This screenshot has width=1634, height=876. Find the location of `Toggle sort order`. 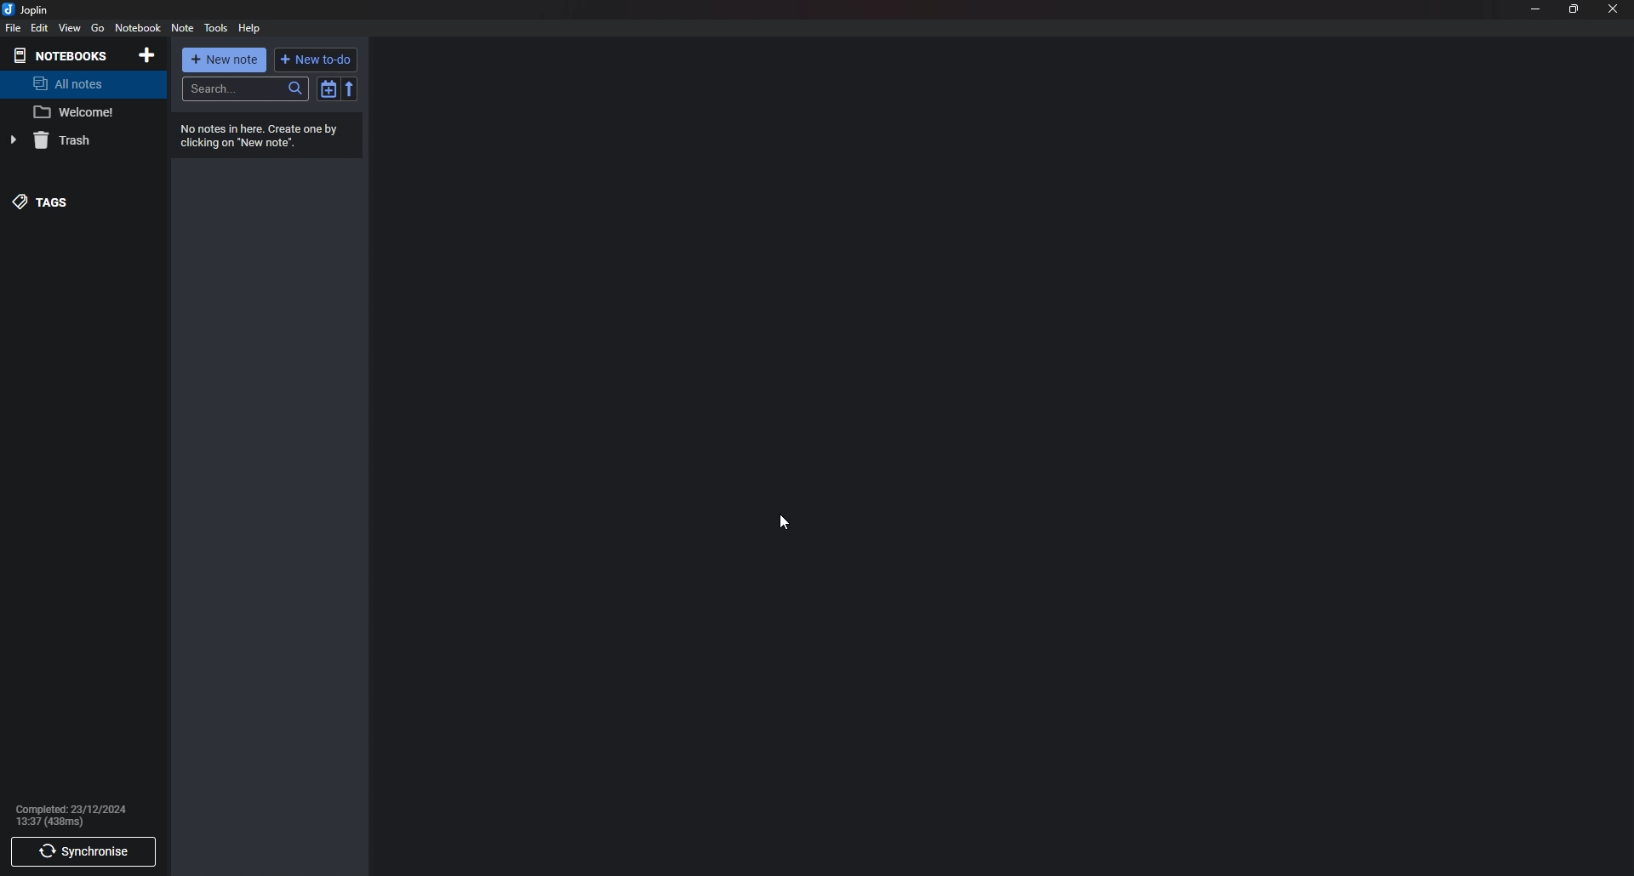

Toggle sort order is located at coordinates (329, 88).